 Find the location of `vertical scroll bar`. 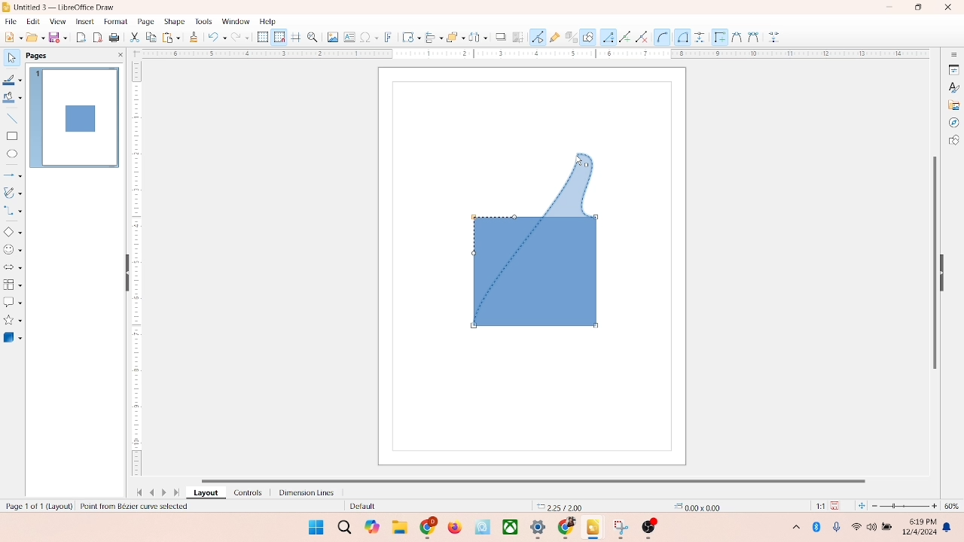

vertical scroll bar is located at coordinates (933, 261).